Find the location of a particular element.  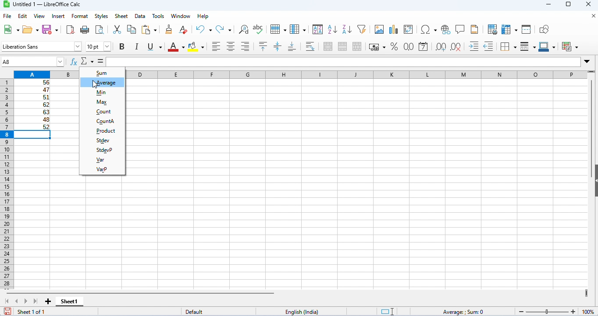

decrease indent is located at coordinates (489, 46).